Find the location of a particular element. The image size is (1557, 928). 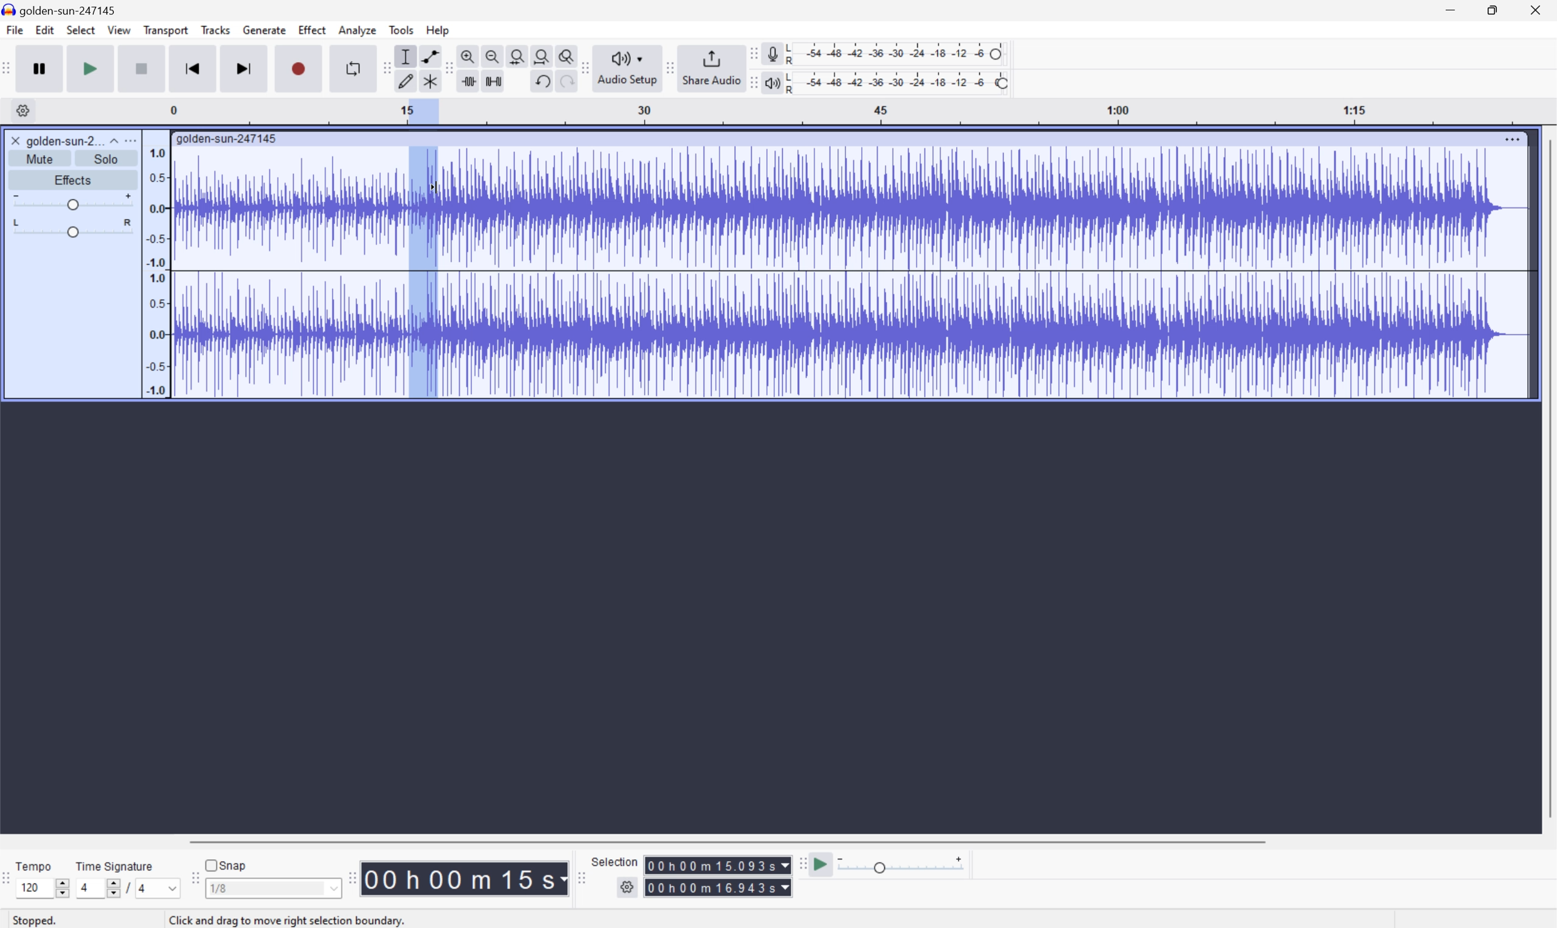

Redo is located at coordinates (565, 86).